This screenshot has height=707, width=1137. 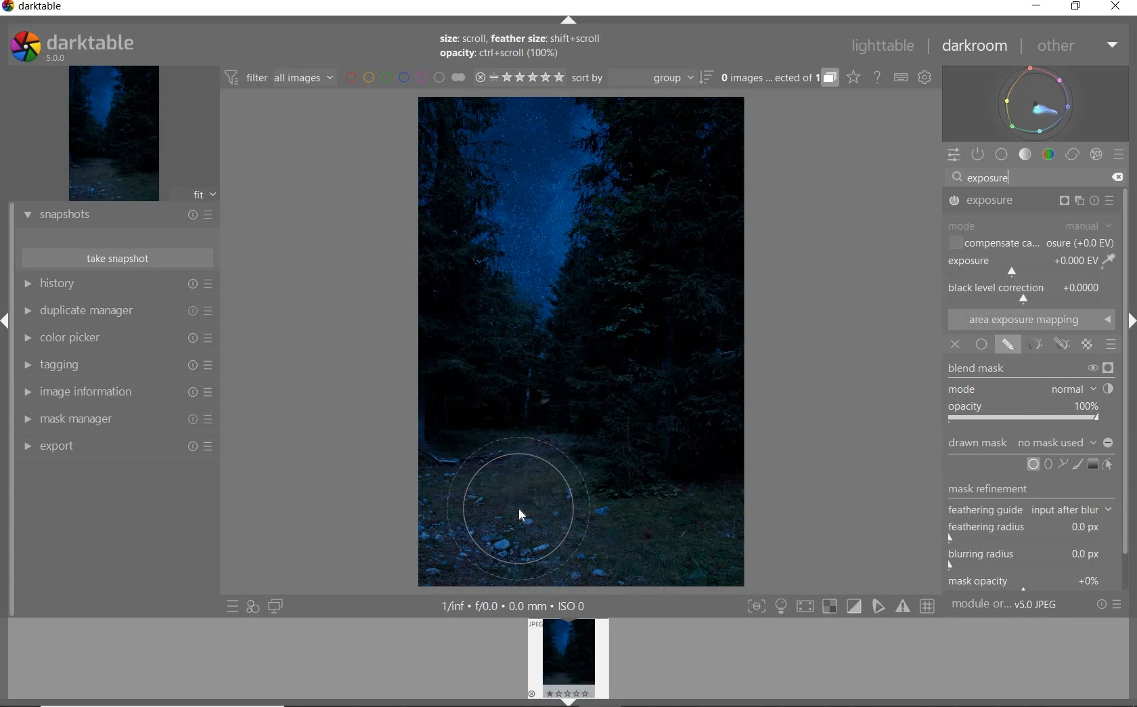 I want to click on COLOR PICKER, so click(x=117, y=339).